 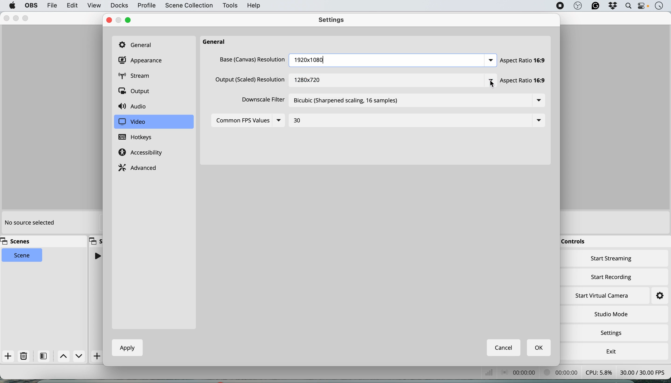 What do you see at coordinates (230, 6) in the screenshot?
I see `tools` at bounding box center [230, 6].